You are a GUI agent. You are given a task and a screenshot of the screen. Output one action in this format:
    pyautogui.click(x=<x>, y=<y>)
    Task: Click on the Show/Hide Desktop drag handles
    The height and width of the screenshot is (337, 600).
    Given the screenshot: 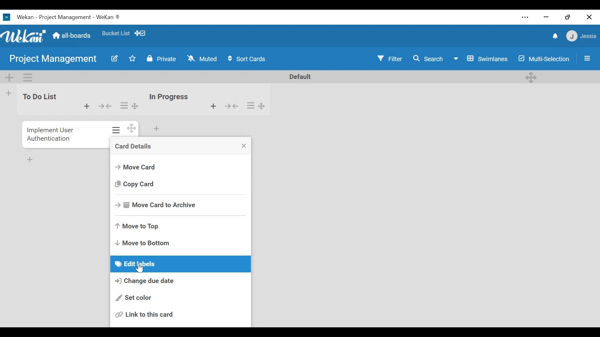 What is the action you would take?
    pyautogui.click(x=140, y=33)
    